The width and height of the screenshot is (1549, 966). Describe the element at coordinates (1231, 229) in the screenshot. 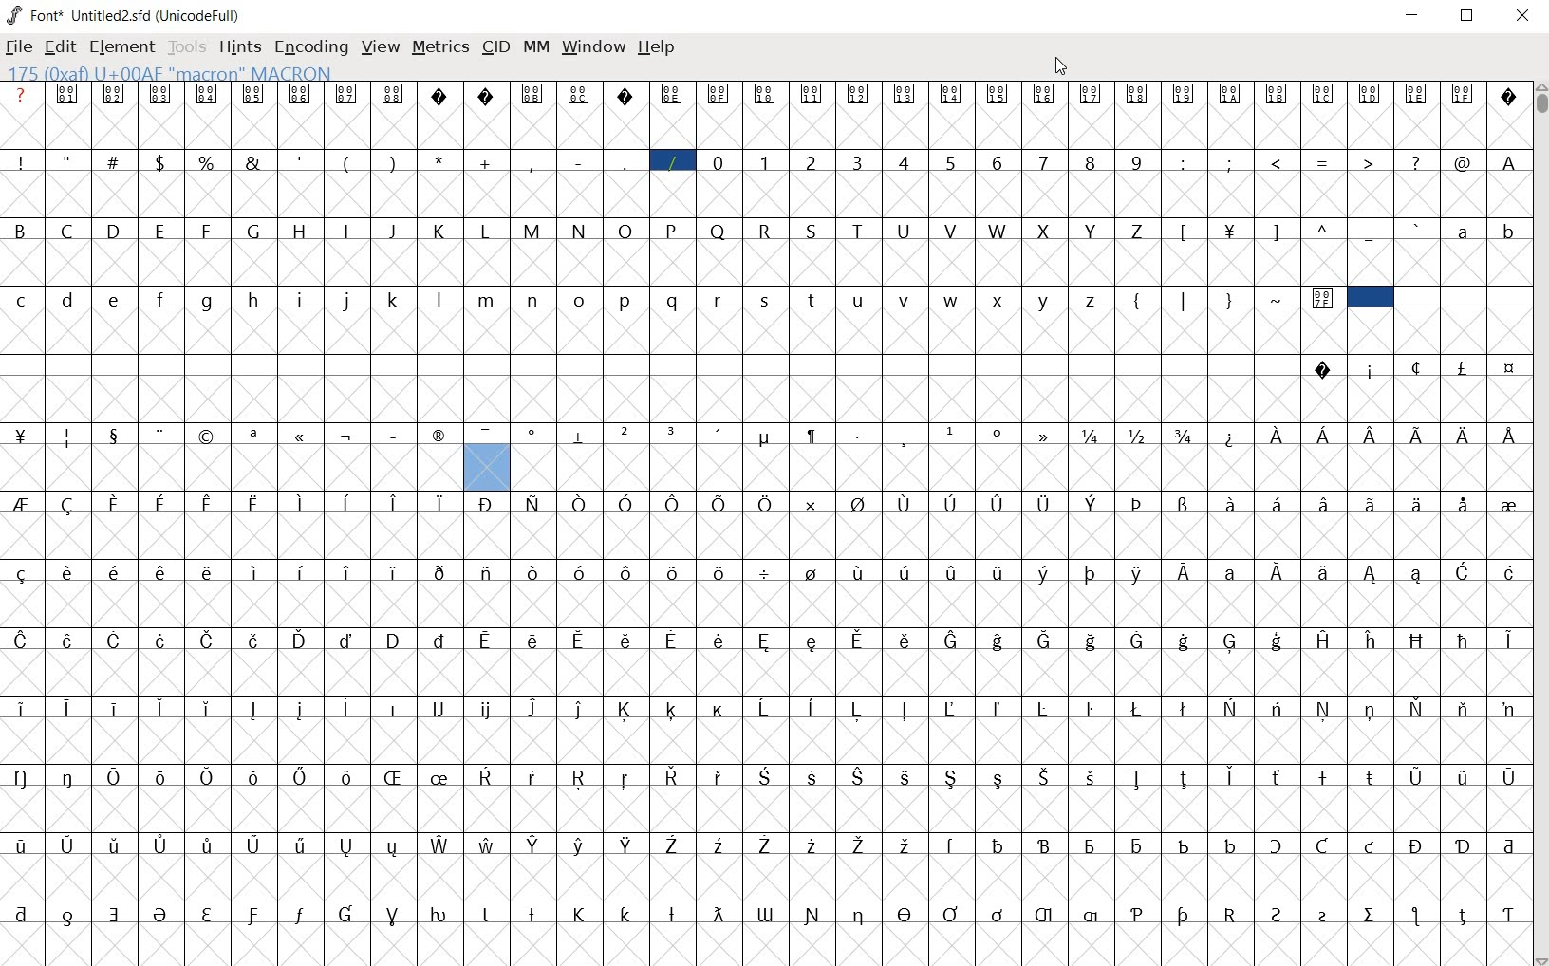

I see `Symbol` at that location.